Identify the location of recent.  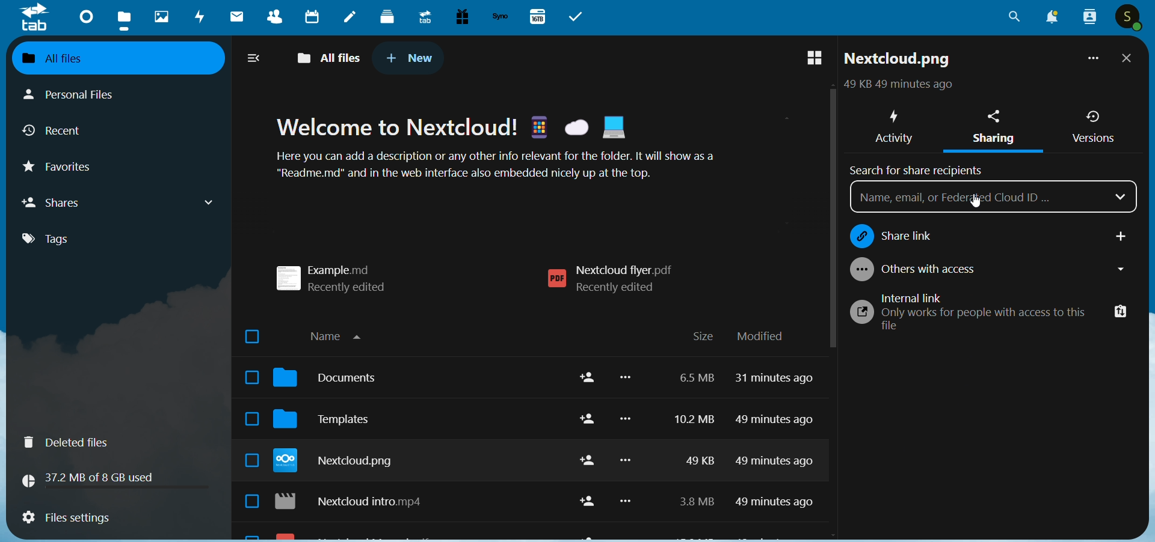
(57, 133).